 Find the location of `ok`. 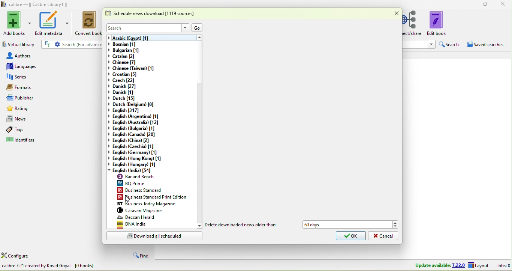

ok is located at coordinates (351, 236).